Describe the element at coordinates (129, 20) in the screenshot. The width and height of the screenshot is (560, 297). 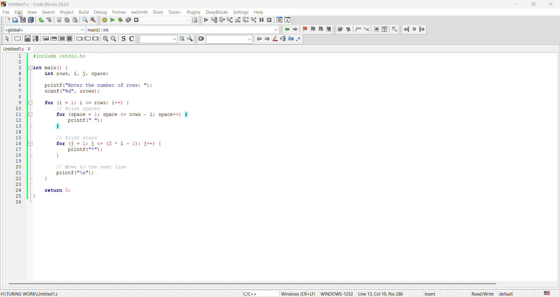
I see `rebuild` at that location.